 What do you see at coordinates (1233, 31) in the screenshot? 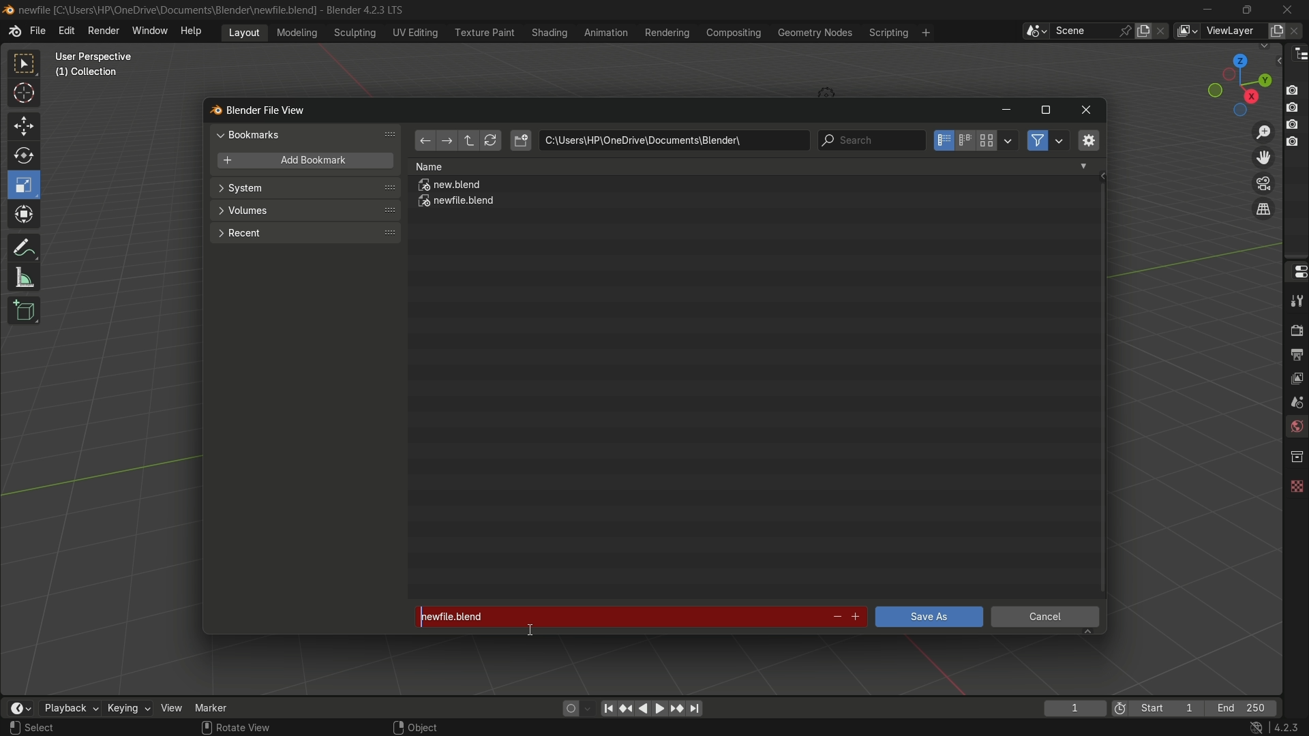
I see `view layer name` at bounding box center [1233, 31].